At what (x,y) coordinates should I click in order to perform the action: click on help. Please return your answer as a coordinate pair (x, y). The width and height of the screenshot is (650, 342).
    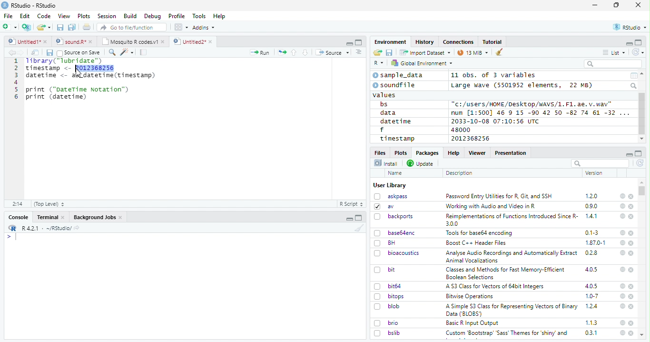
    Looking at the image, I should click on (622, 216).